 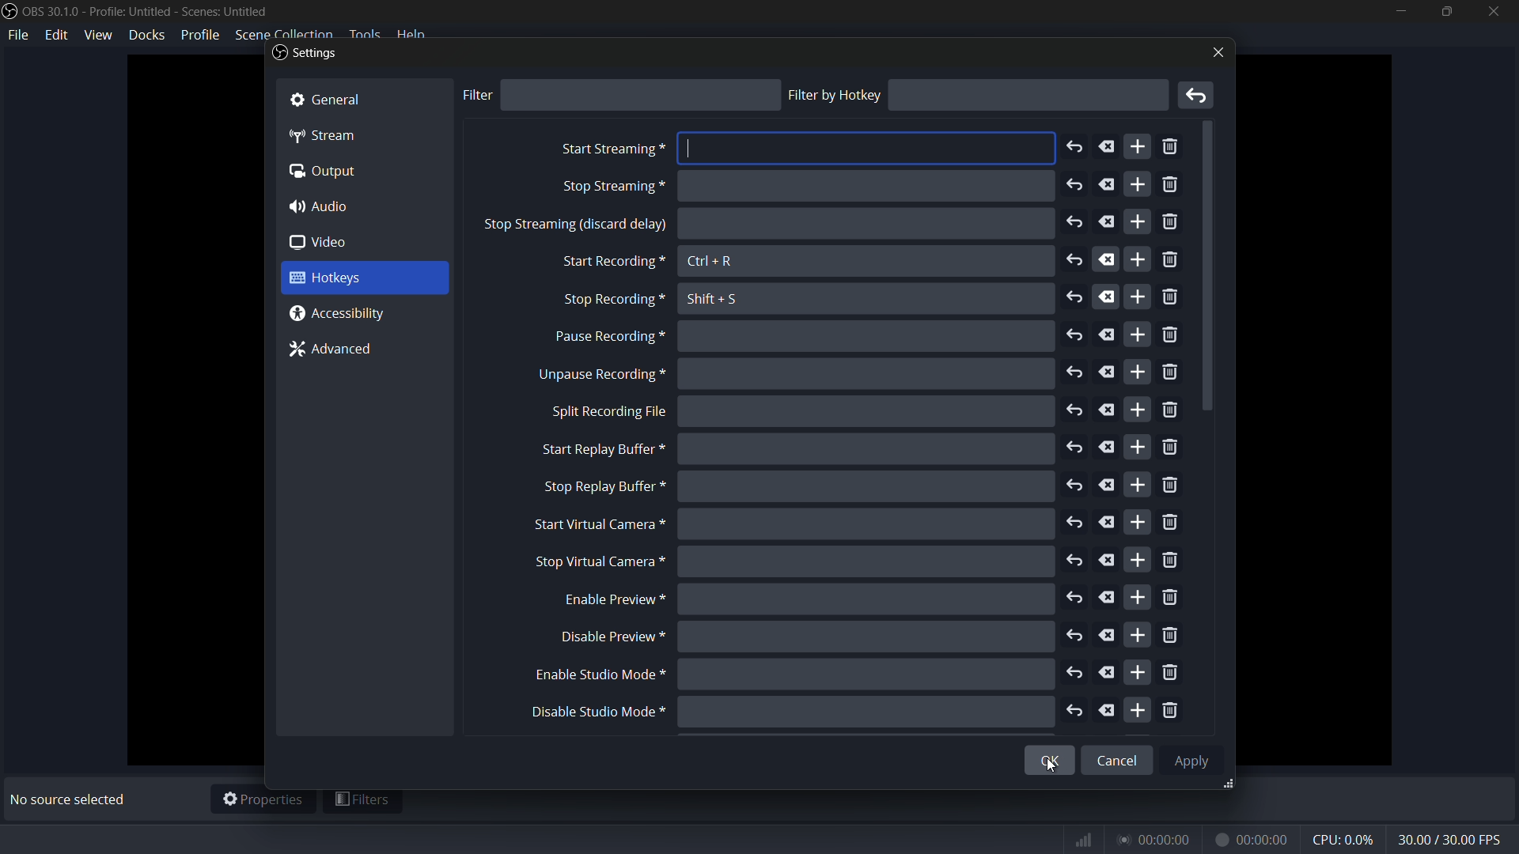 I want to click on “4p Stream, so click(x=333, y=134).